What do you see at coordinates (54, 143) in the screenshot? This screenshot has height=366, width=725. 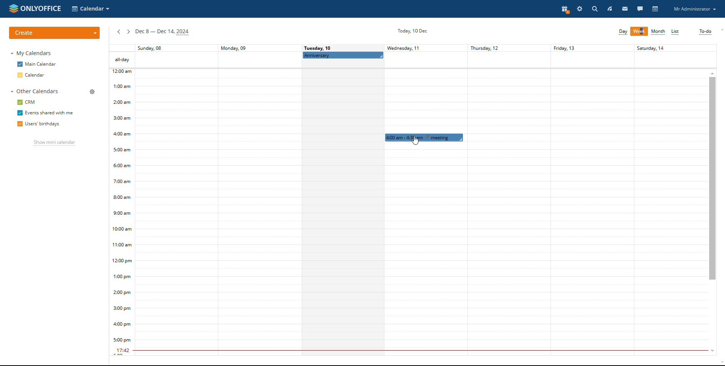 I see `show mini calendar` at bounding box center [54, 143].